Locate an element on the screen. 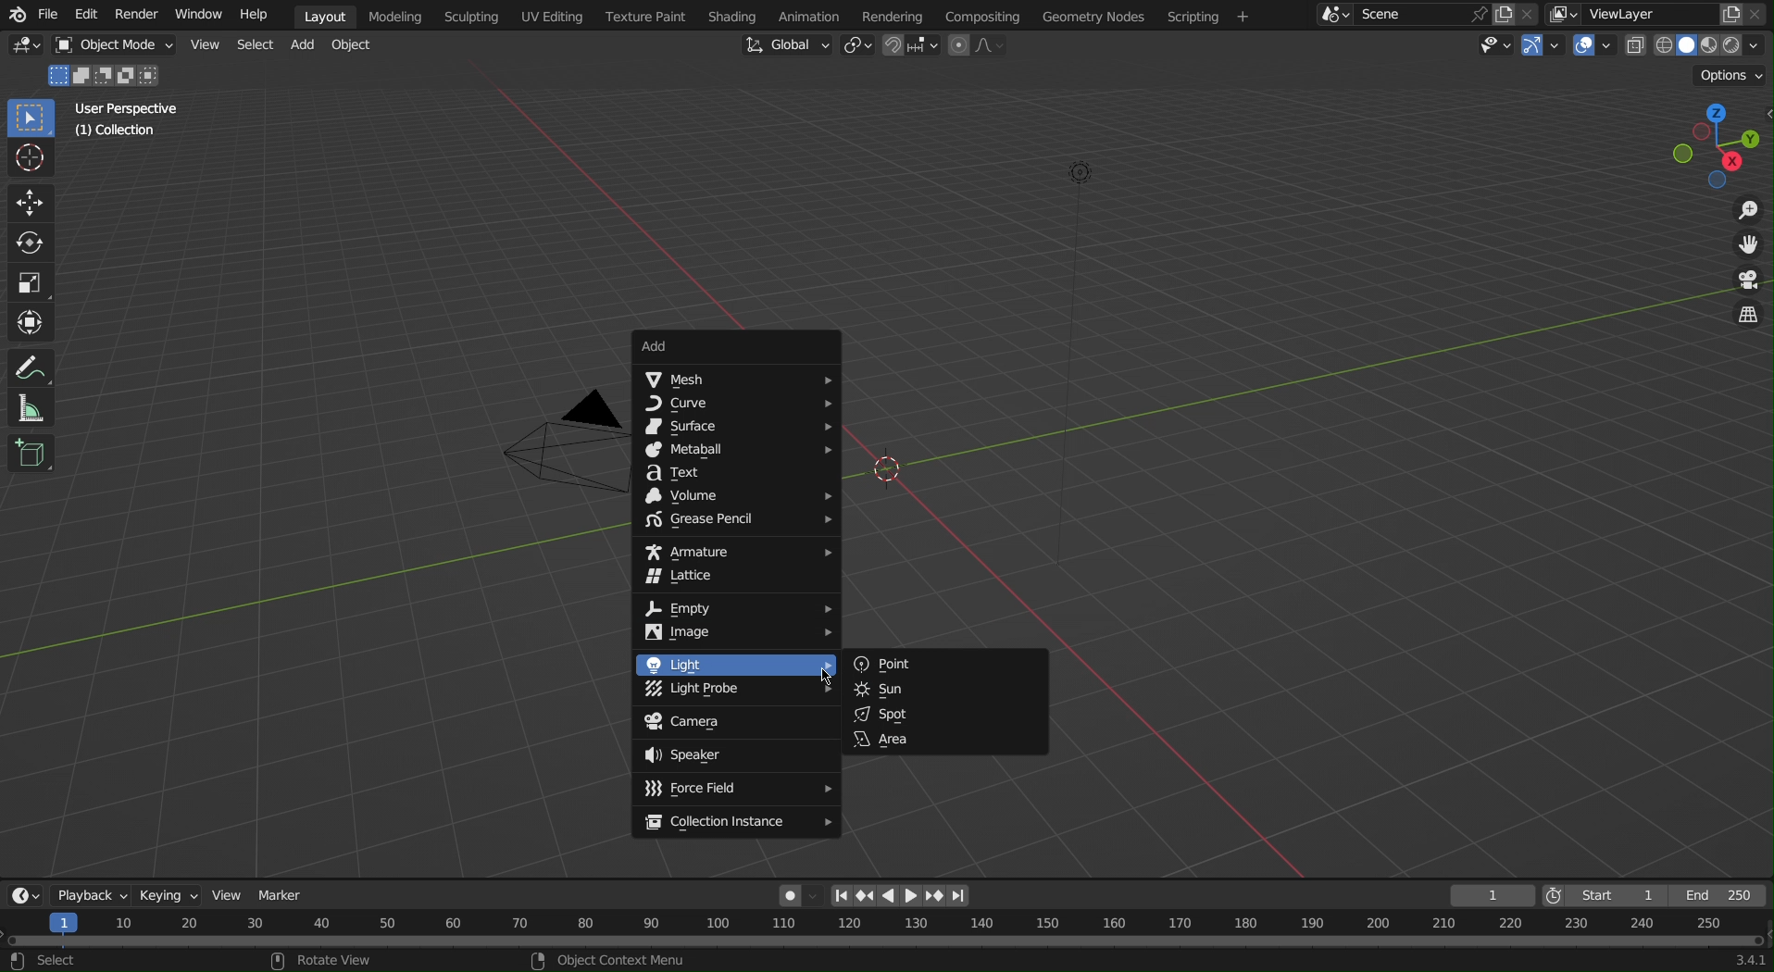 The image size is (1774, 972). 3:41 is located at coordinates (1747, 960).